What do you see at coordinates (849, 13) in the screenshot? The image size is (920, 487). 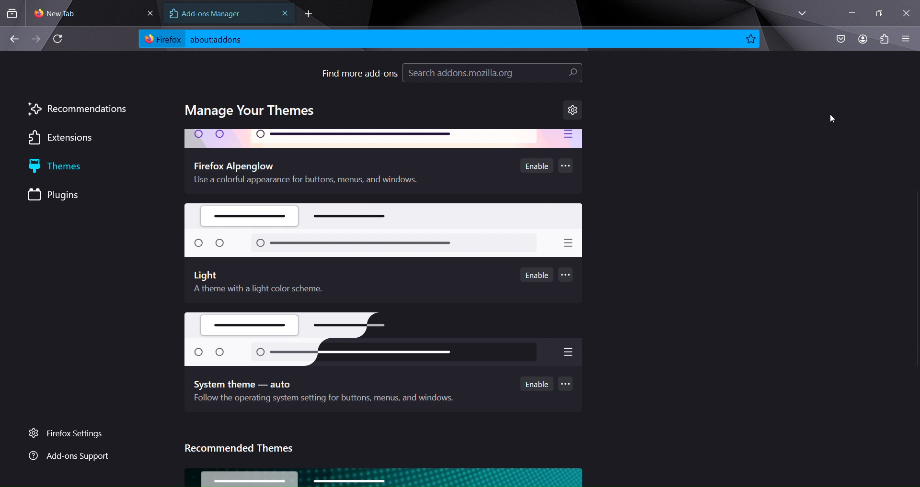 I see `minimize` at bounding box center [849, 13].